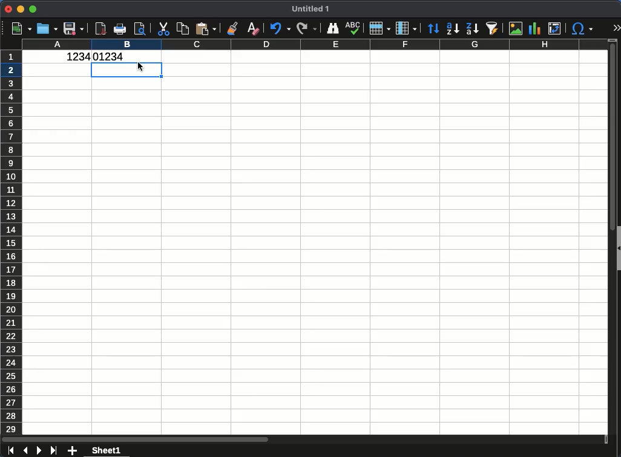 The image size is (621, 457). Describe the element at coordinates (53, 449) in the screenshot. I see `last sheet` at that location.